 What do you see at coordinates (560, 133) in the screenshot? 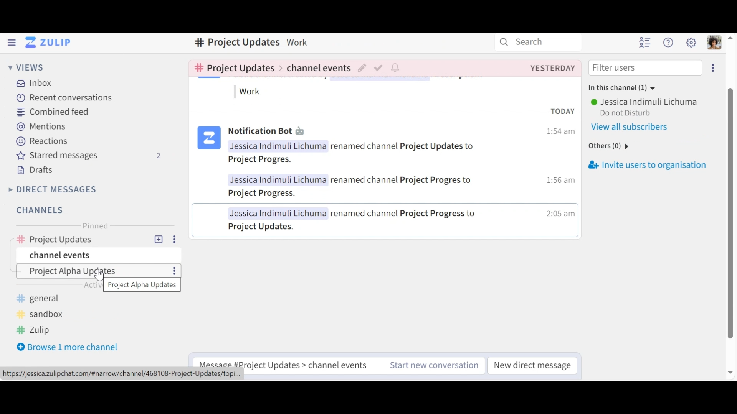
I see `1:54 am` at bounding box center [560, 133].